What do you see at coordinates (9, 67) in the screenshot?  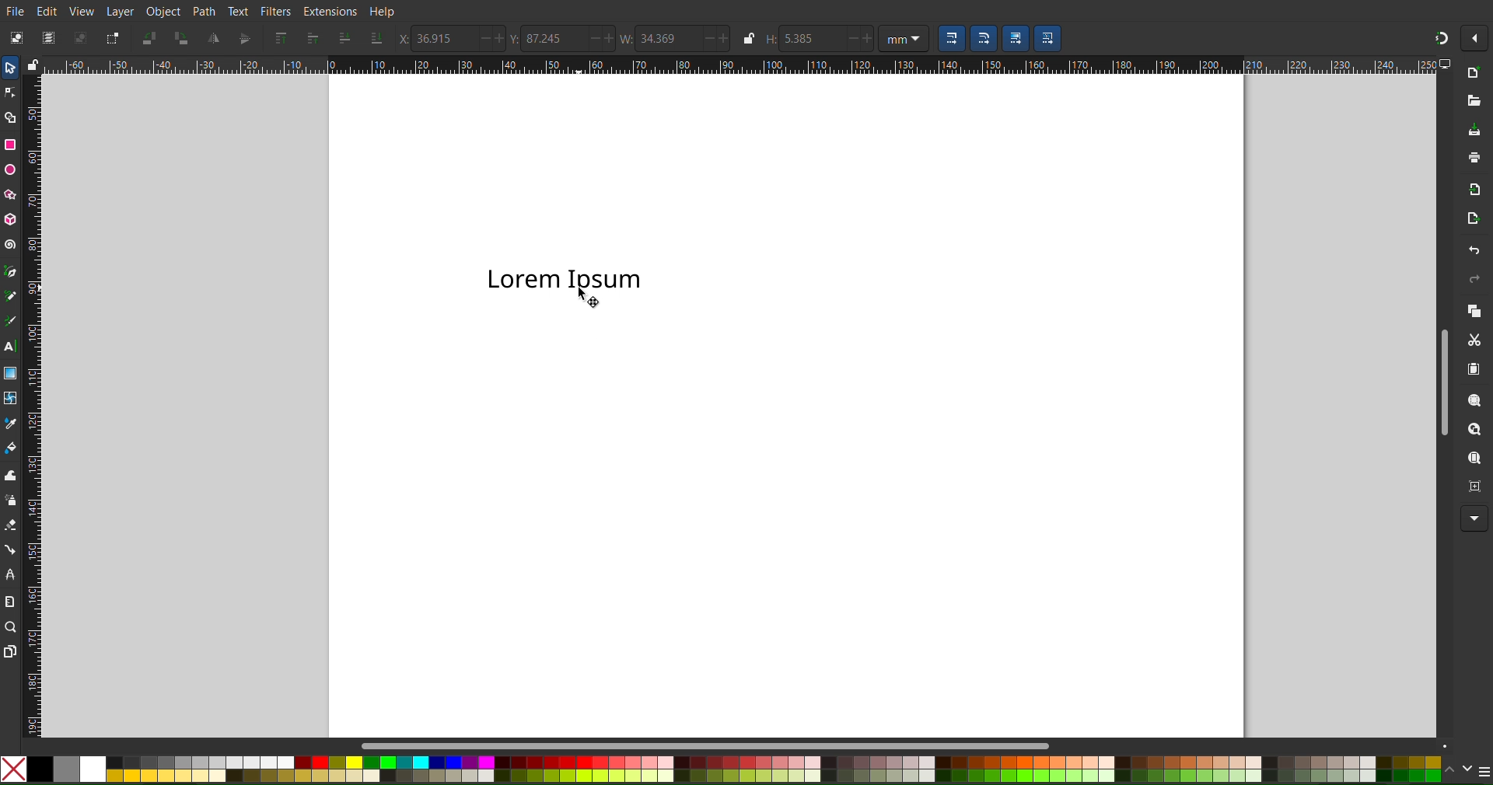 I see `Select` at bounding box center [9, 67].